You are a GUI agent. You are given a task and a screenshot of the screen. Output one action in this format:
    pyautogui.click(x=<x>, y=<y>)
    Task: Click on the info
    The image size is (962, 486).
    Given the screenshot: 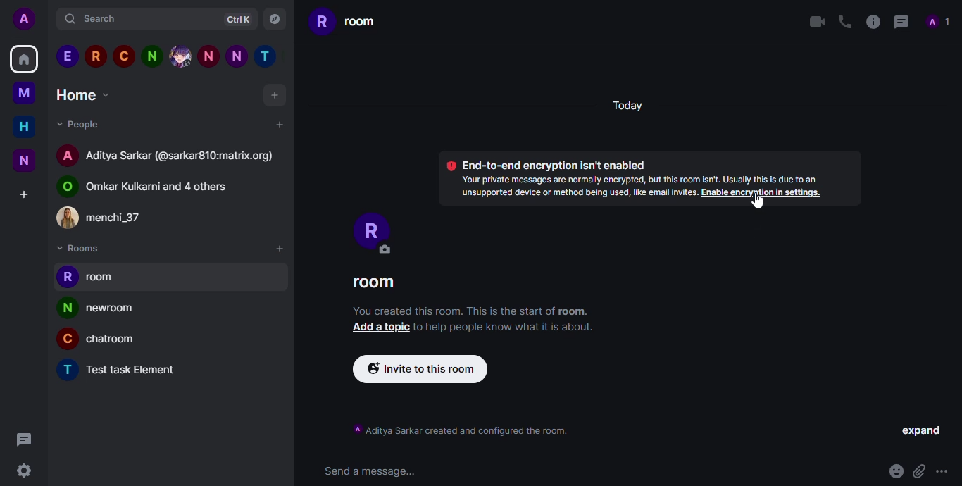 What is the action you would take?
    pyautogui.click(x=872, y=20)
    